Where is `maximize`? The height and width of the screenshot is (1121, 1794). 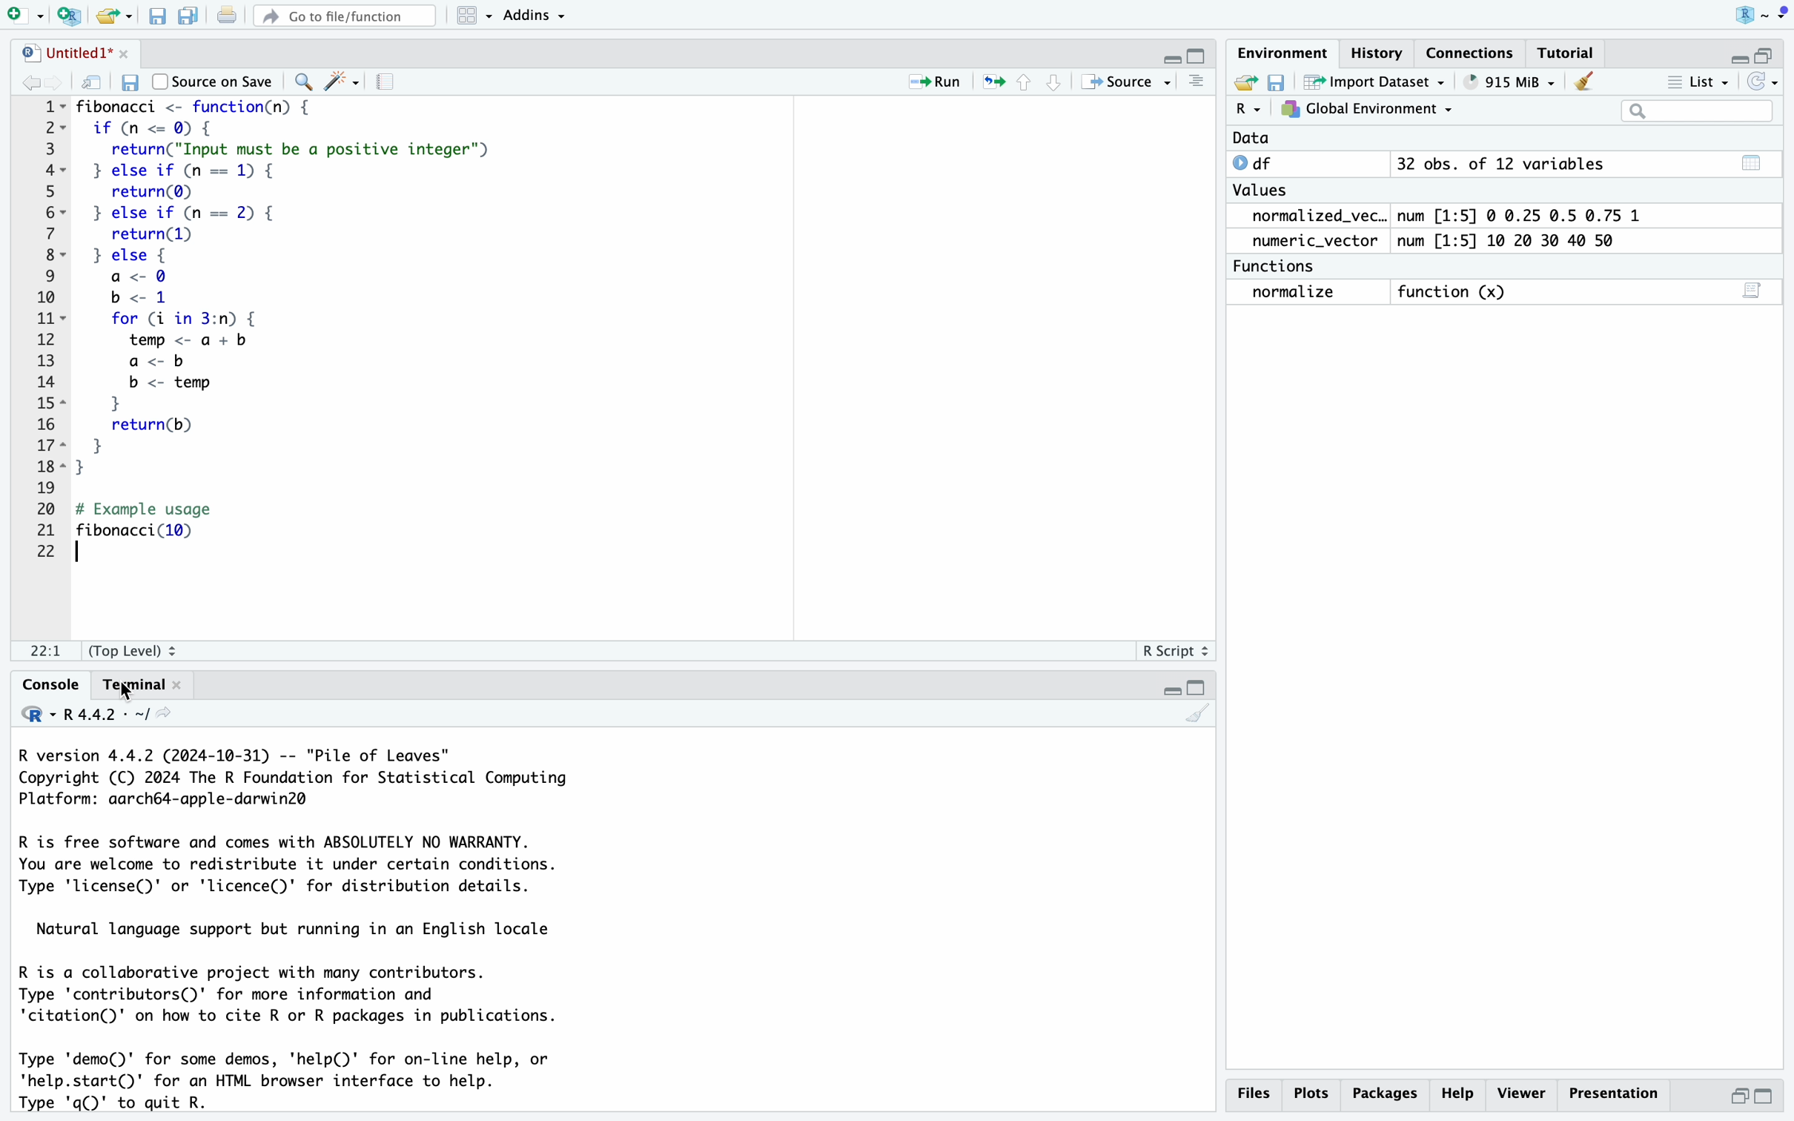
maximize is located at coordinates (1774, 1097).